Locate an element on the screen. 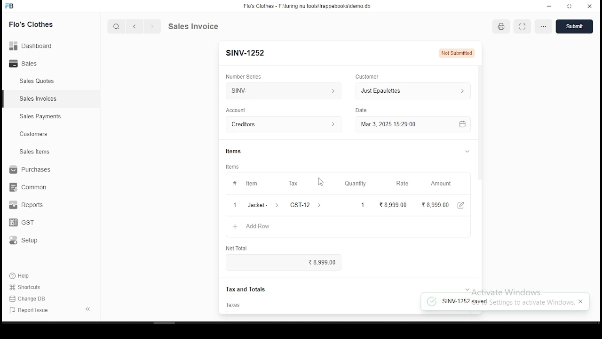 This screenshot has height=339, width=602. SNV is located at coordinates (282, 91).